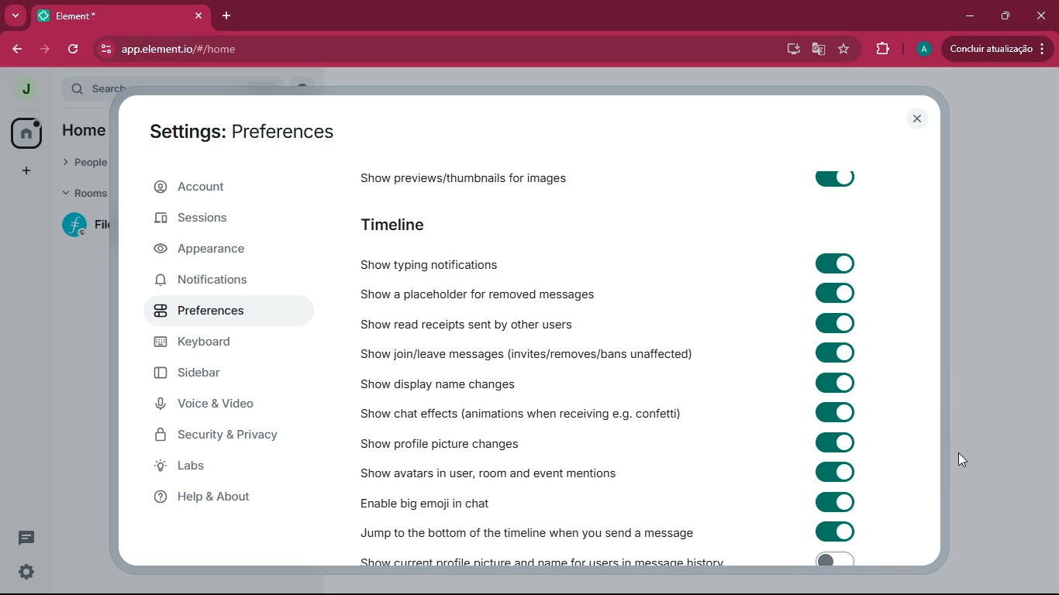  I want to click on toggle on , so click(833, 176).